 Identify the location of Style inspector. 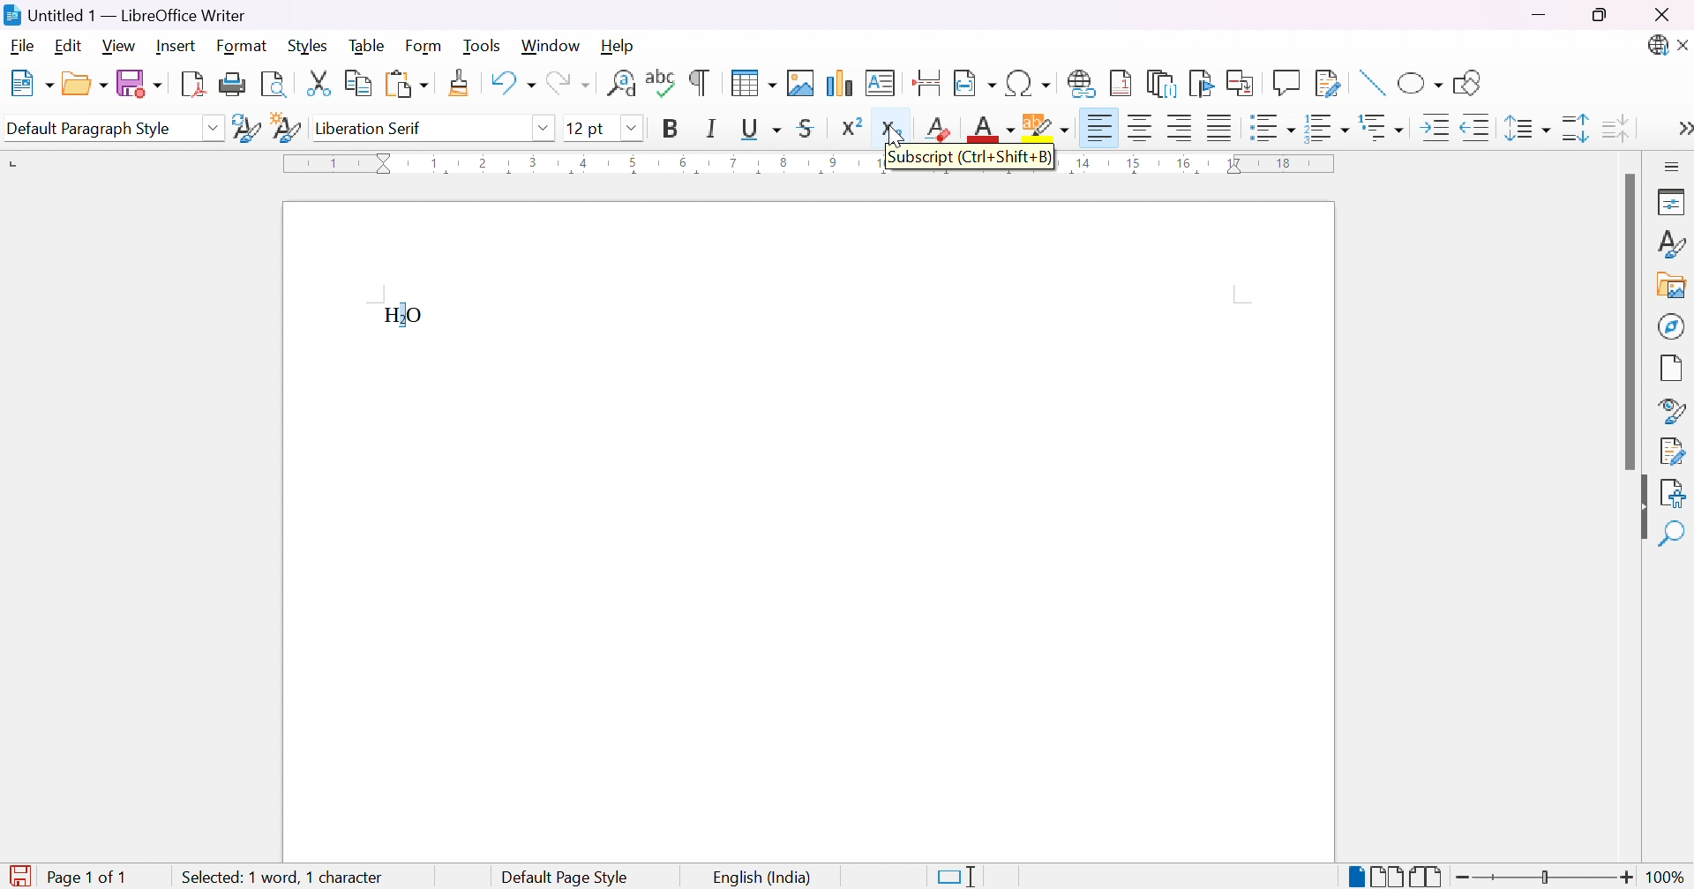
(1671, 412).